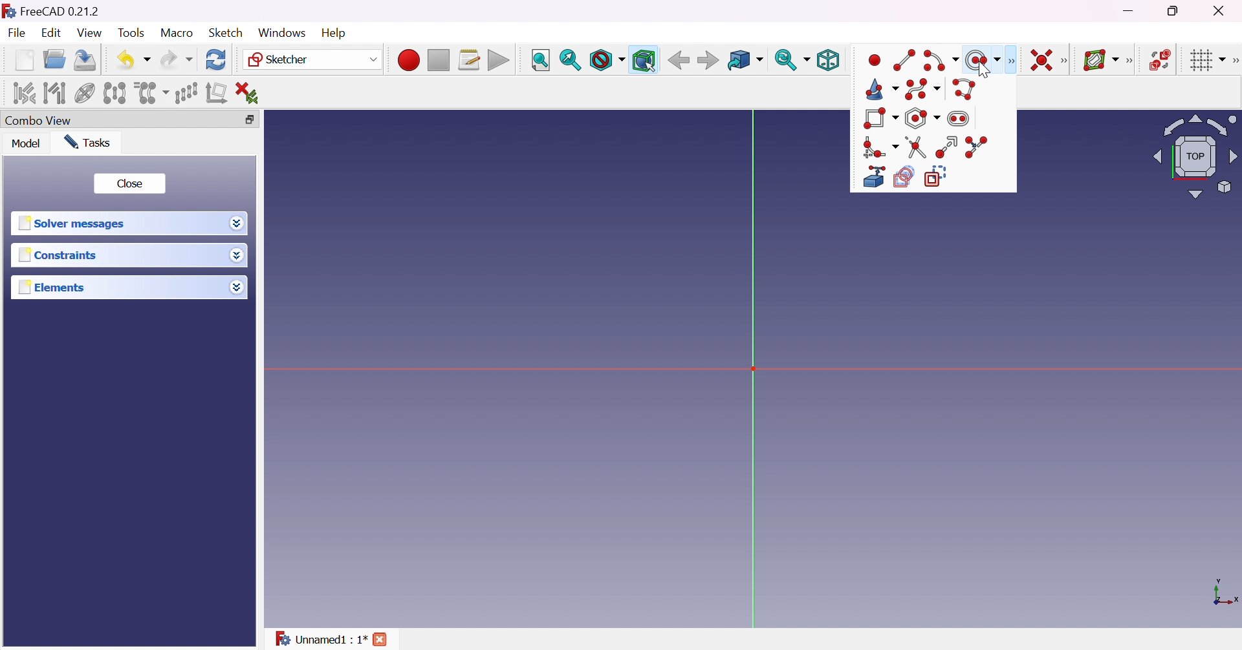 The height and width of the screenshot is (650, 1242). Describe the element at coordinates (237, 287) in the screenshot. I see `Drop down` at that location.